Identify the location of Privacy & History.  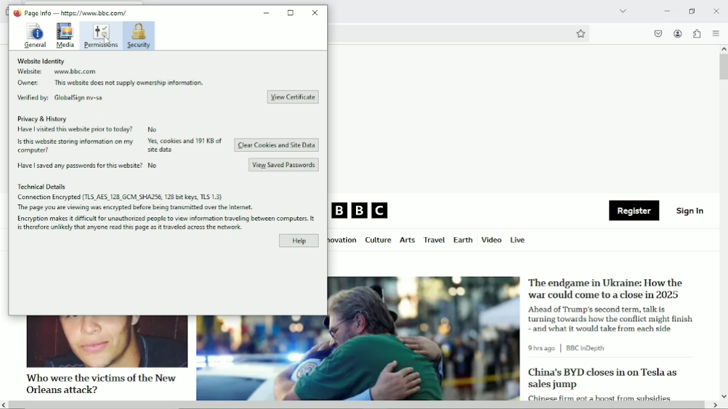
(51, 118).